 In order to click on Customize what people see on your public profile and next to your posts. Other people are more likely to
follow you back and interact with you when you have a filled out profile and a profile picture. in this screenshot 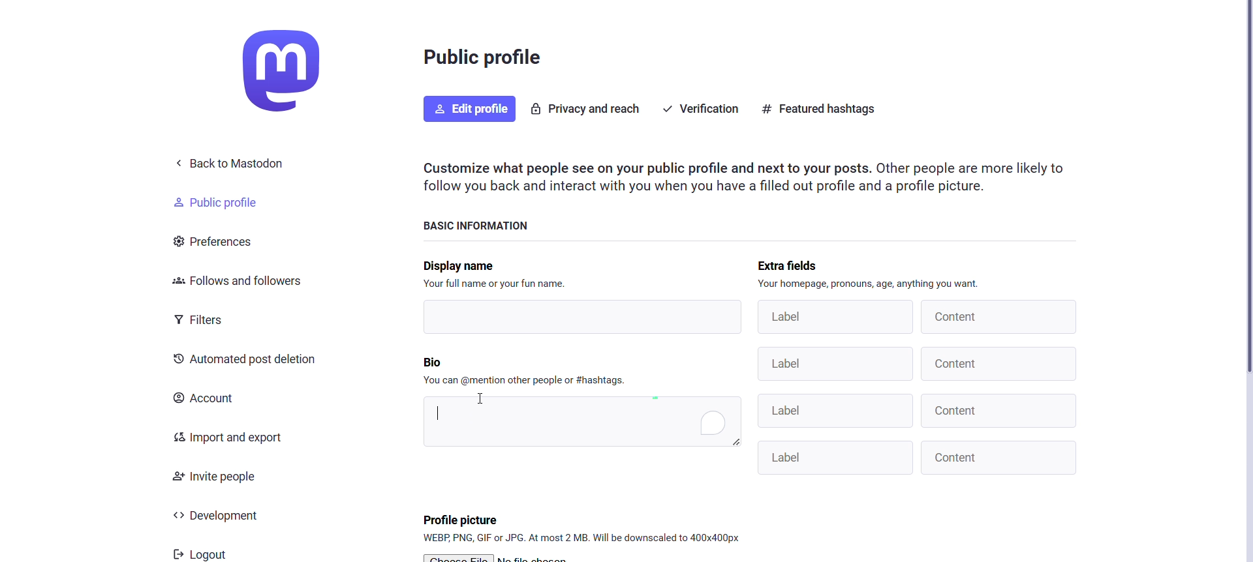, I will do `click(750, 177)`.